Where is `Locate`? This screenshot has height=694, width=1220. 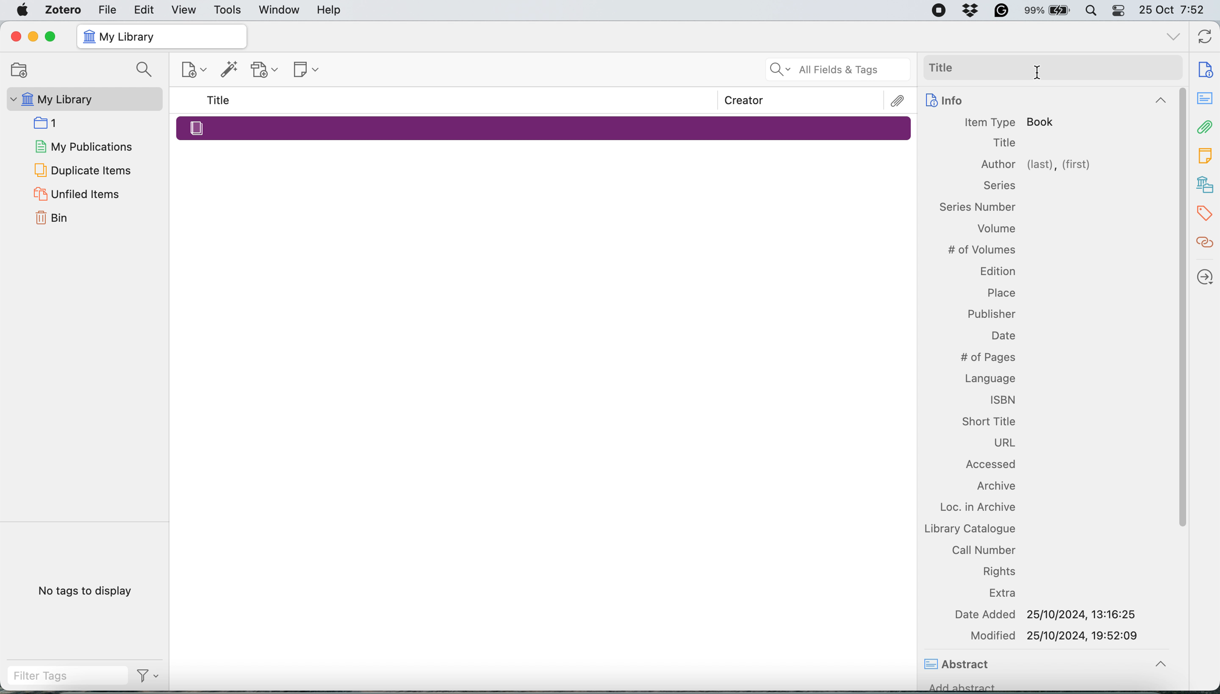
Locate is located at coordinates (1206, 277).